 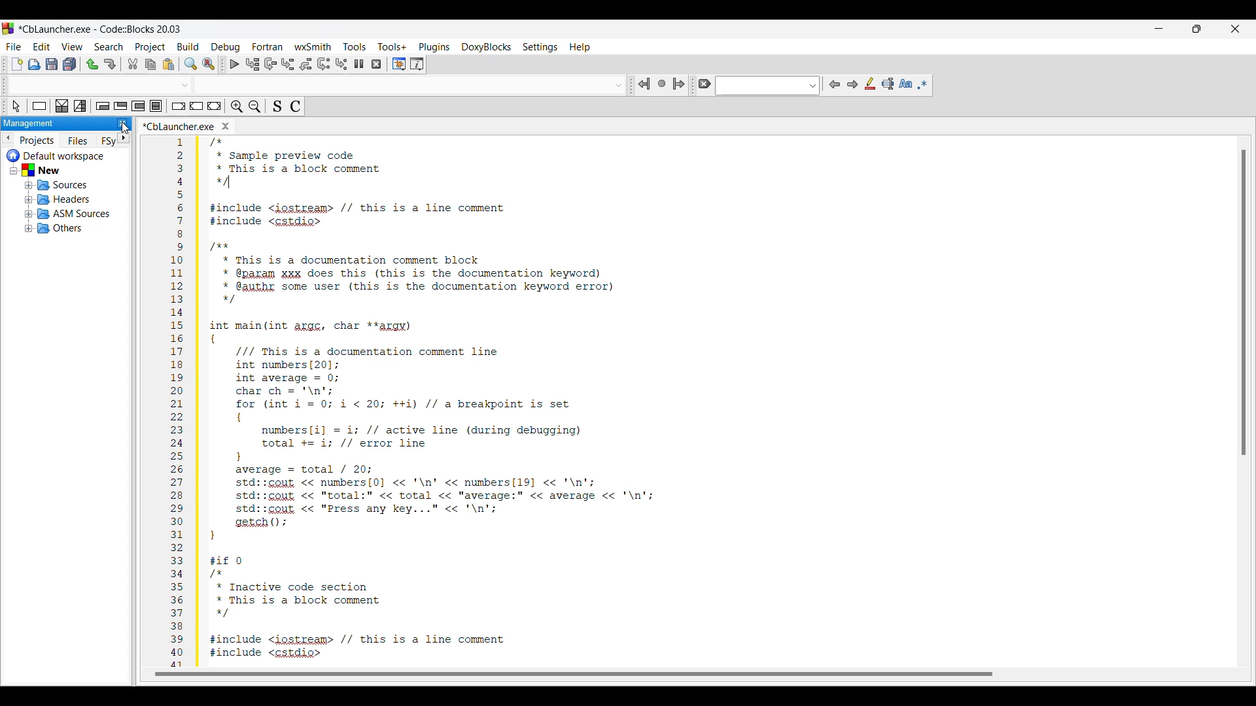 I want to click on Minimize, so click(x=1159, y=28).